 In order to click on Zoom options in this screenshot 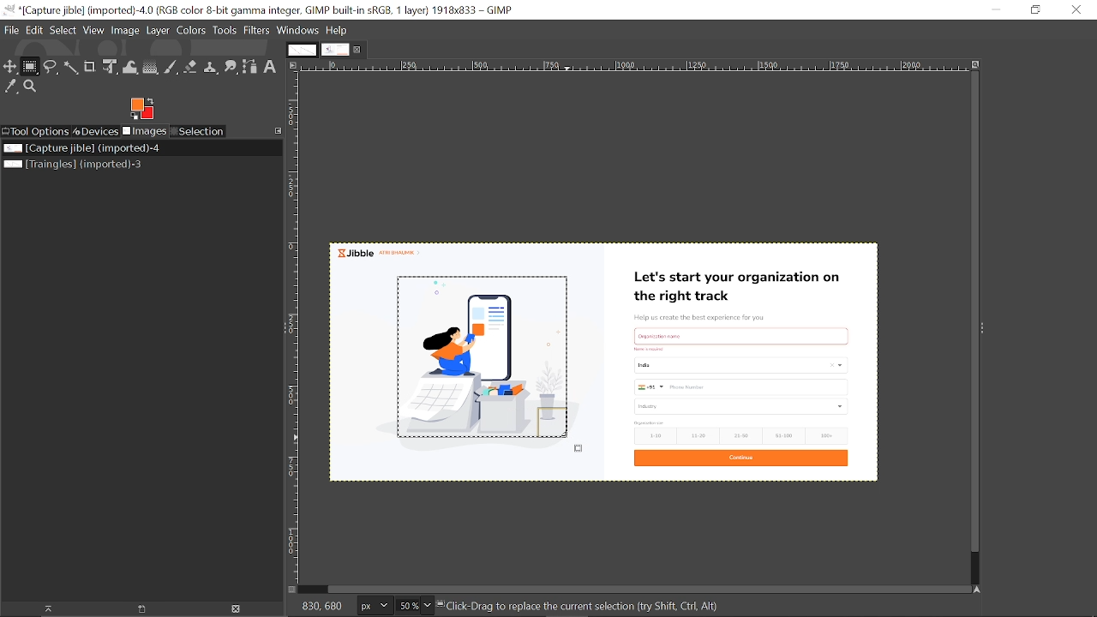, I will do `click(429, 604)`.